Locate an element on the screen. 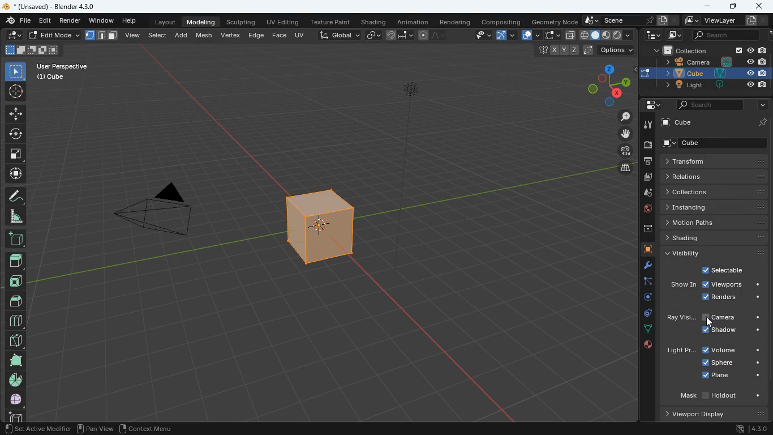  renders is located at coordinates (733, 298).